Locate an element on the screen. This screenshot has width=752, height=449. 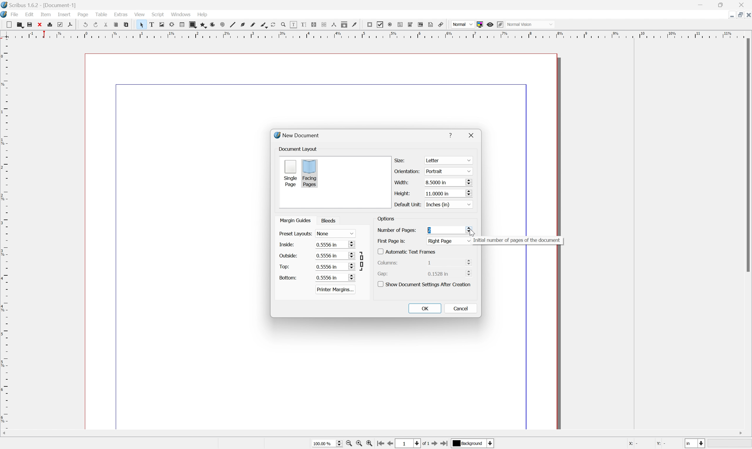
Toggle color management system is located at coordinates (480, 24).